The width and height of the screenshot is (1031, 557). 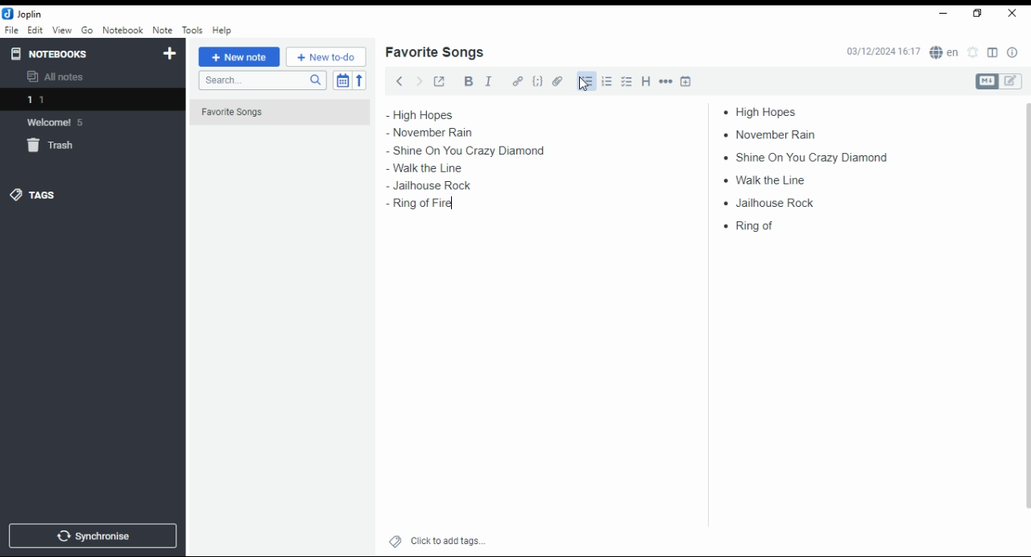 What do you see at coordinates (89, 32) in the screenshot?
I see `go` at bounding box center [89, 32].